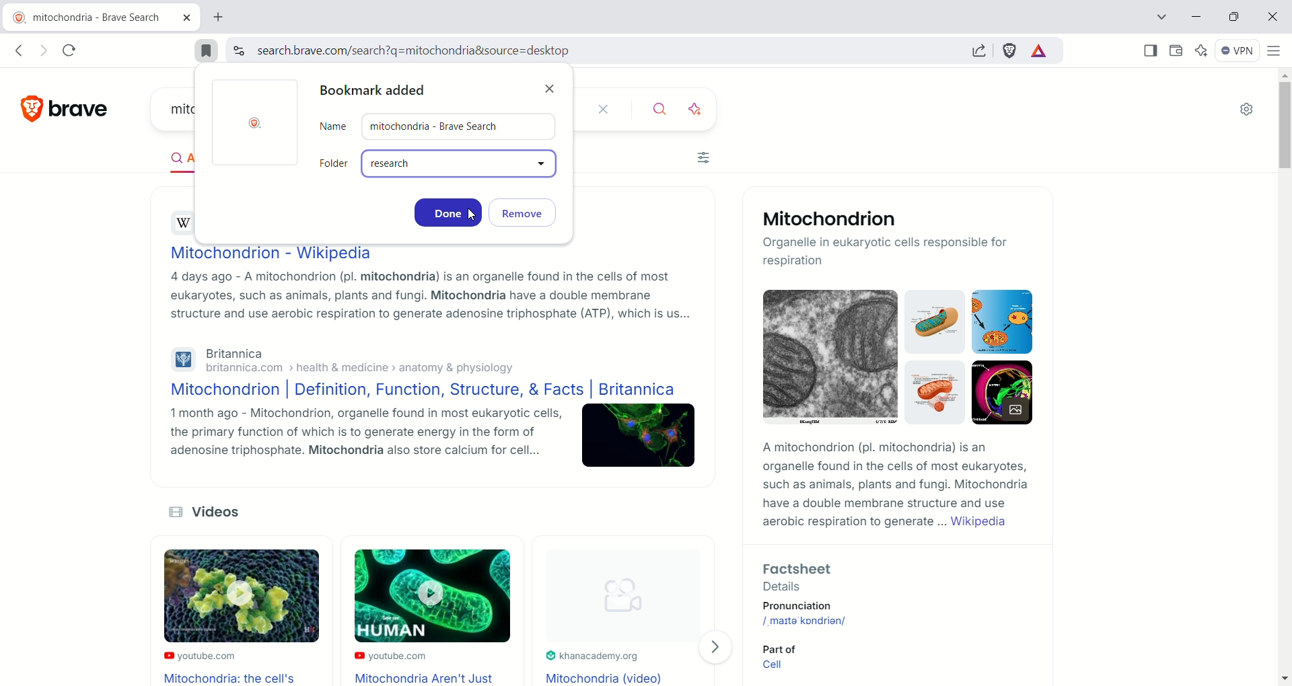 This screenshot has height=686, width=1292. I want to click on Mitochondrion images, so click(891, 362).